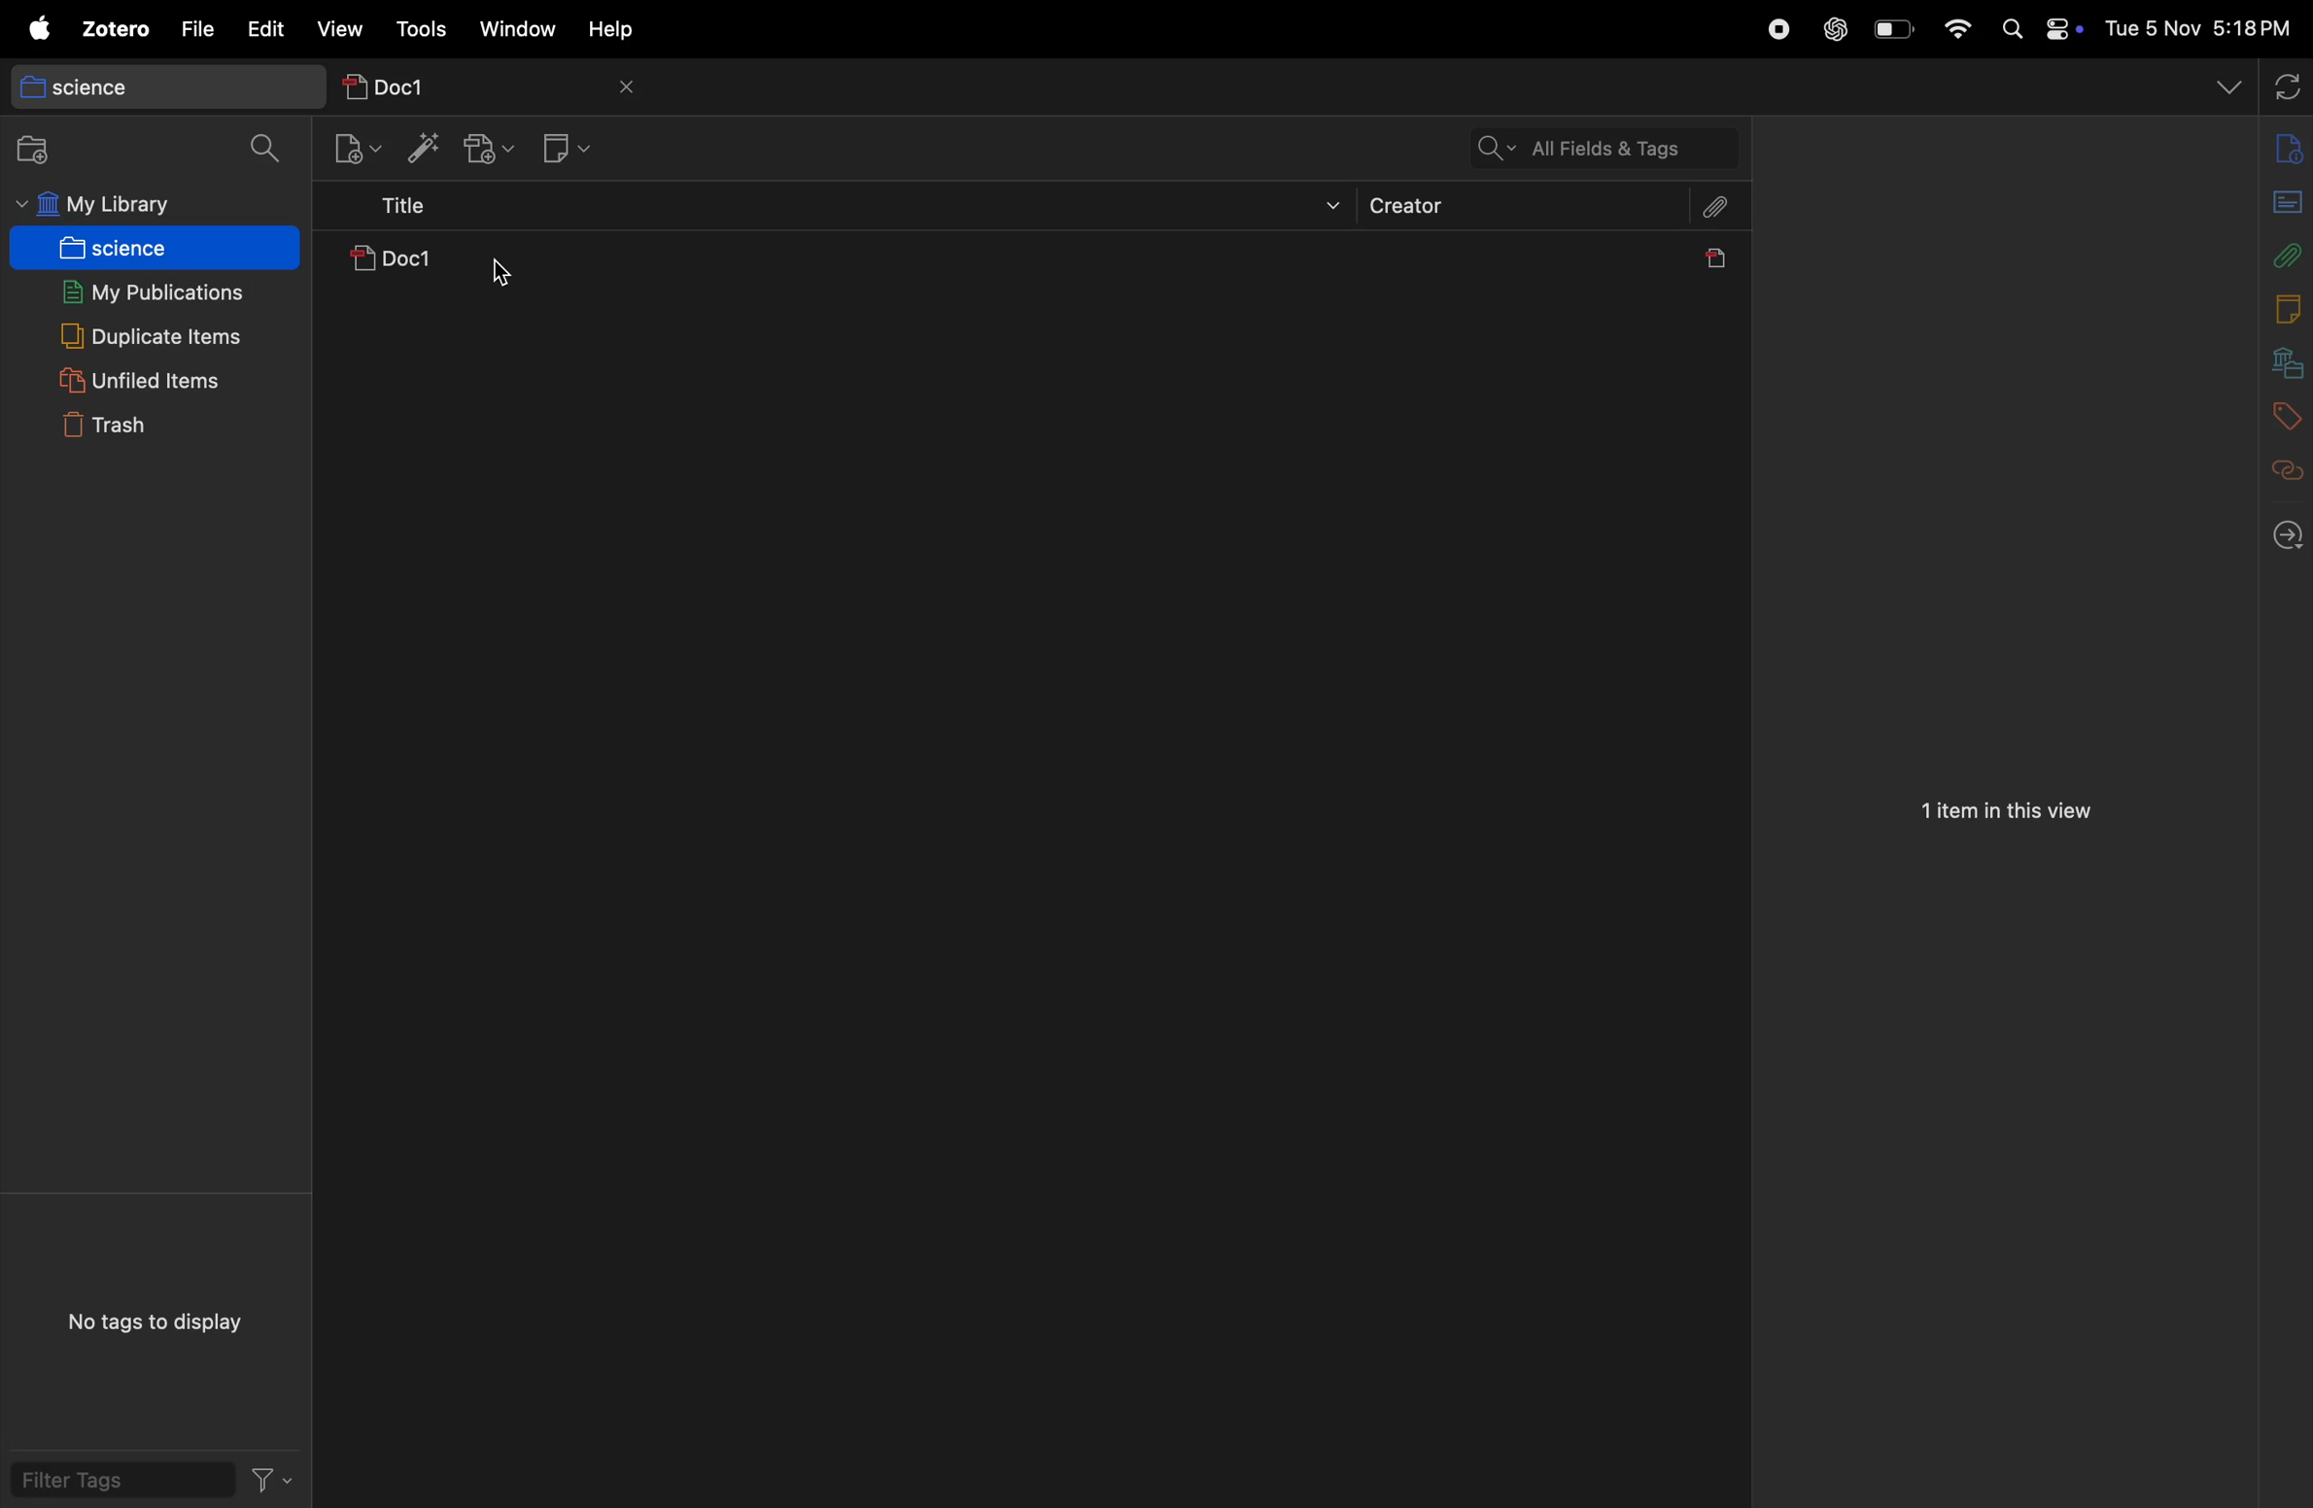 The image size is (2313, 1508). Describe the element at coordinates (156, 84) in the screenshot. I see `science` at that location.